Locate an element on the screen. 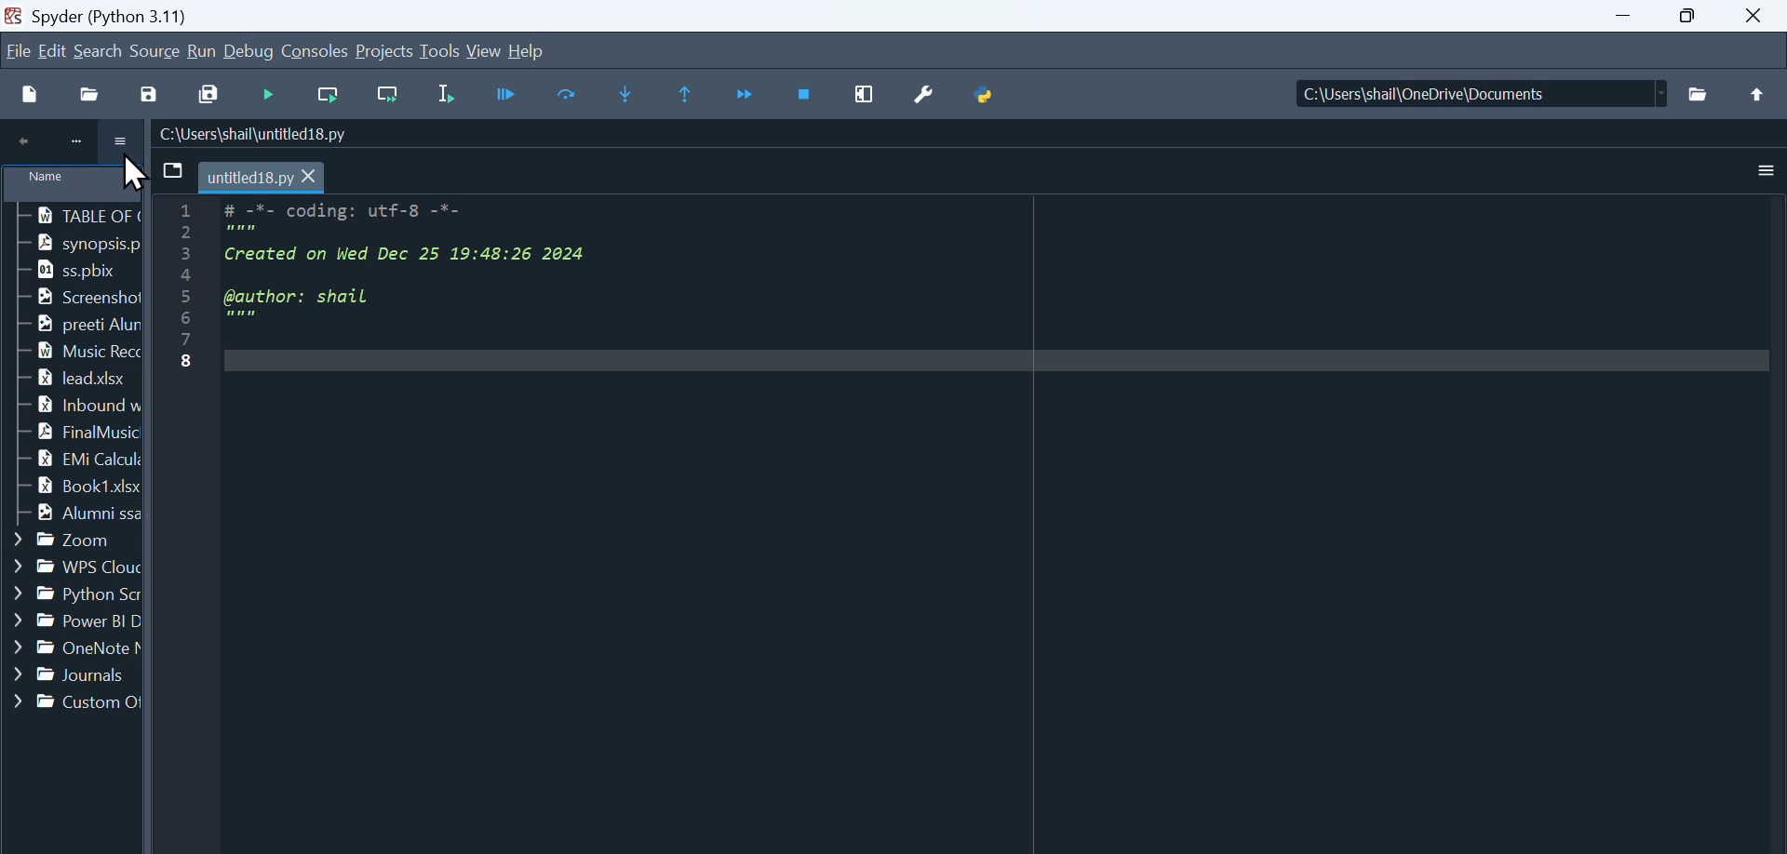 This screenshot has height=854, width=1787. cursor is located at coordinates (135, 175).